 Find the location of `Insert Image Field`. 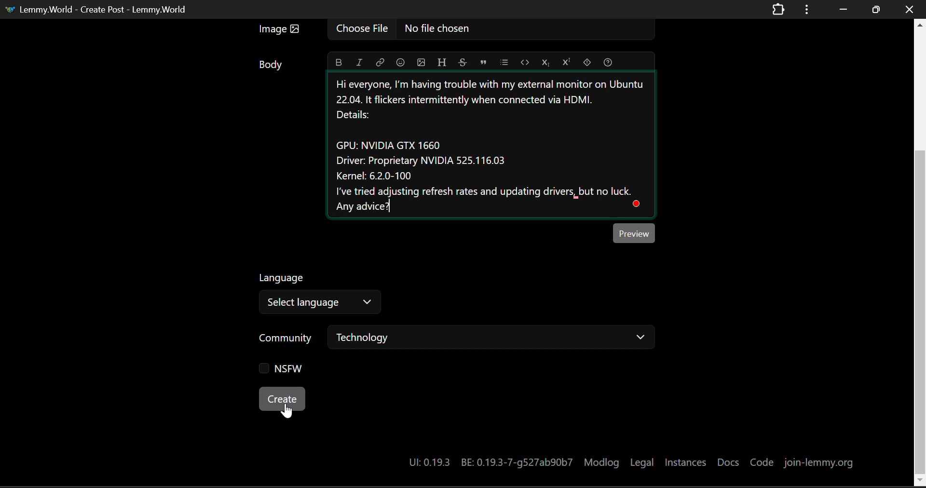

Insert Image Field is located at coordinates (453, 30).